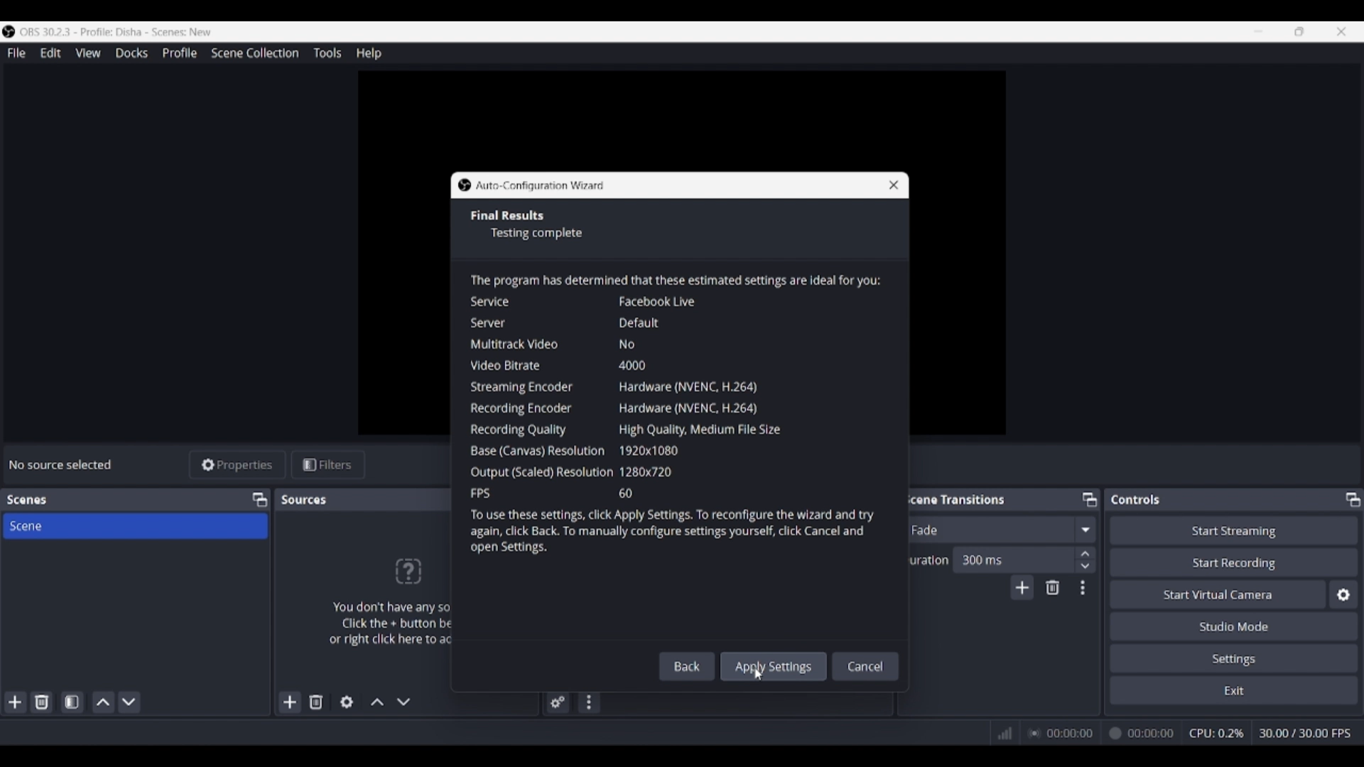 The image size is (1364, 767). I want to click on Add source, so click(291, 702).